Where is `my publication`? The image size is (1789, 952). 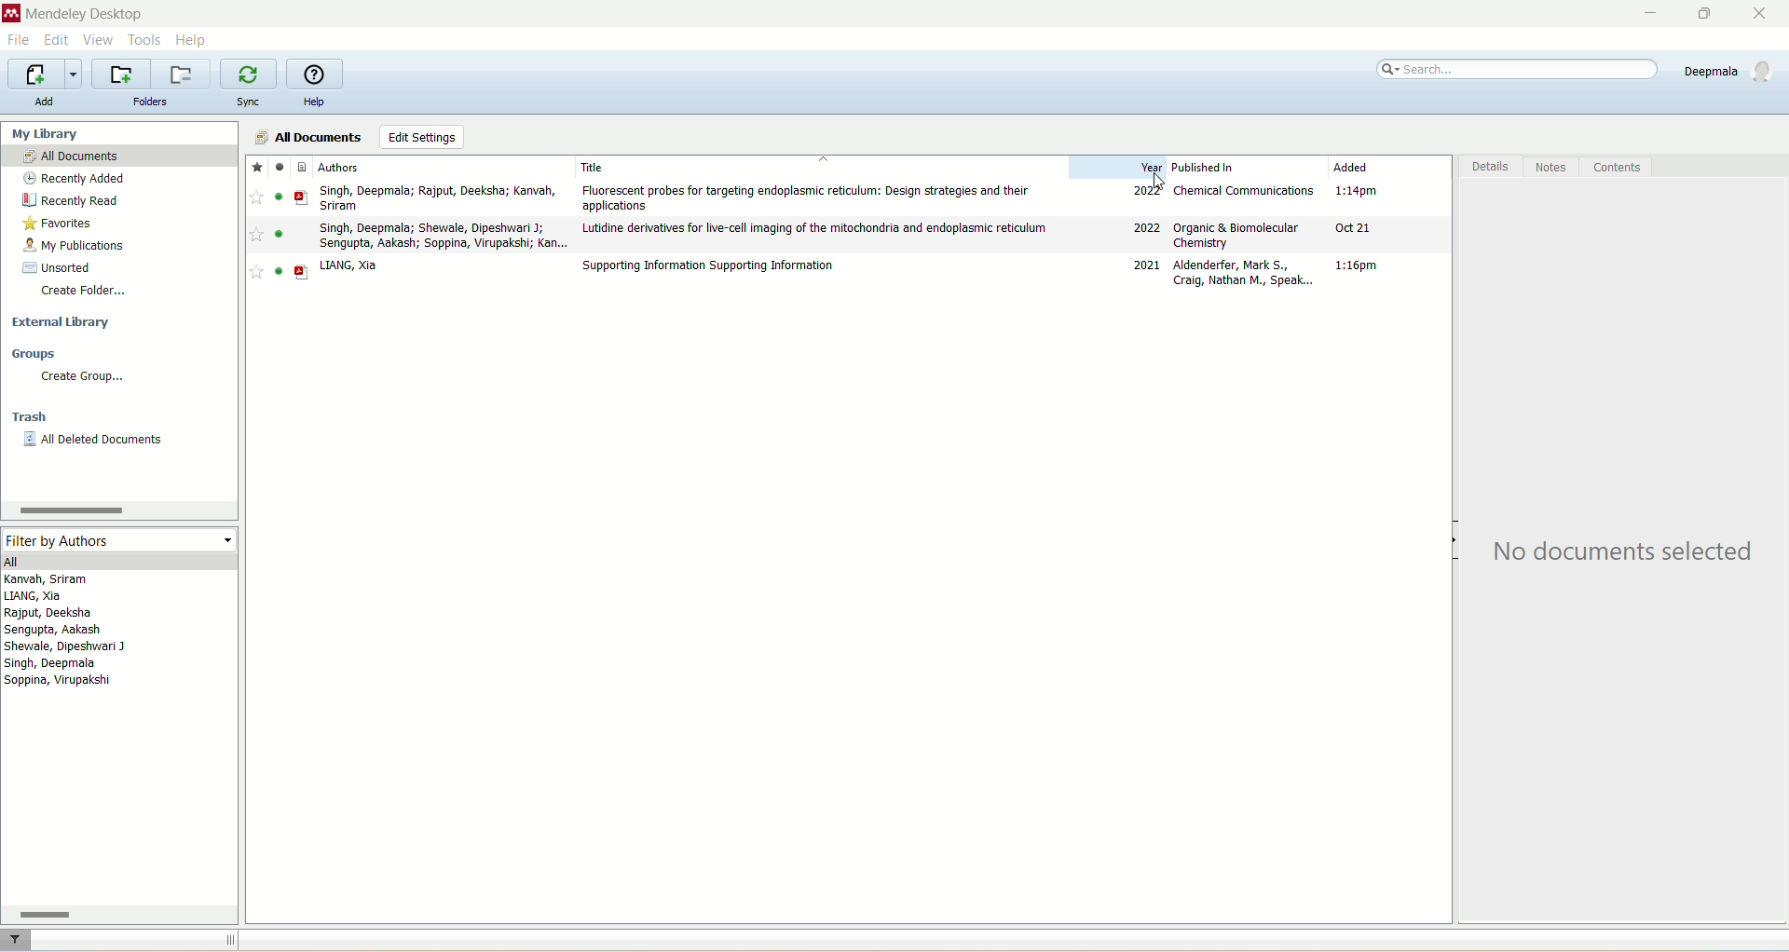
my publication is located at coordinates (75, 247).